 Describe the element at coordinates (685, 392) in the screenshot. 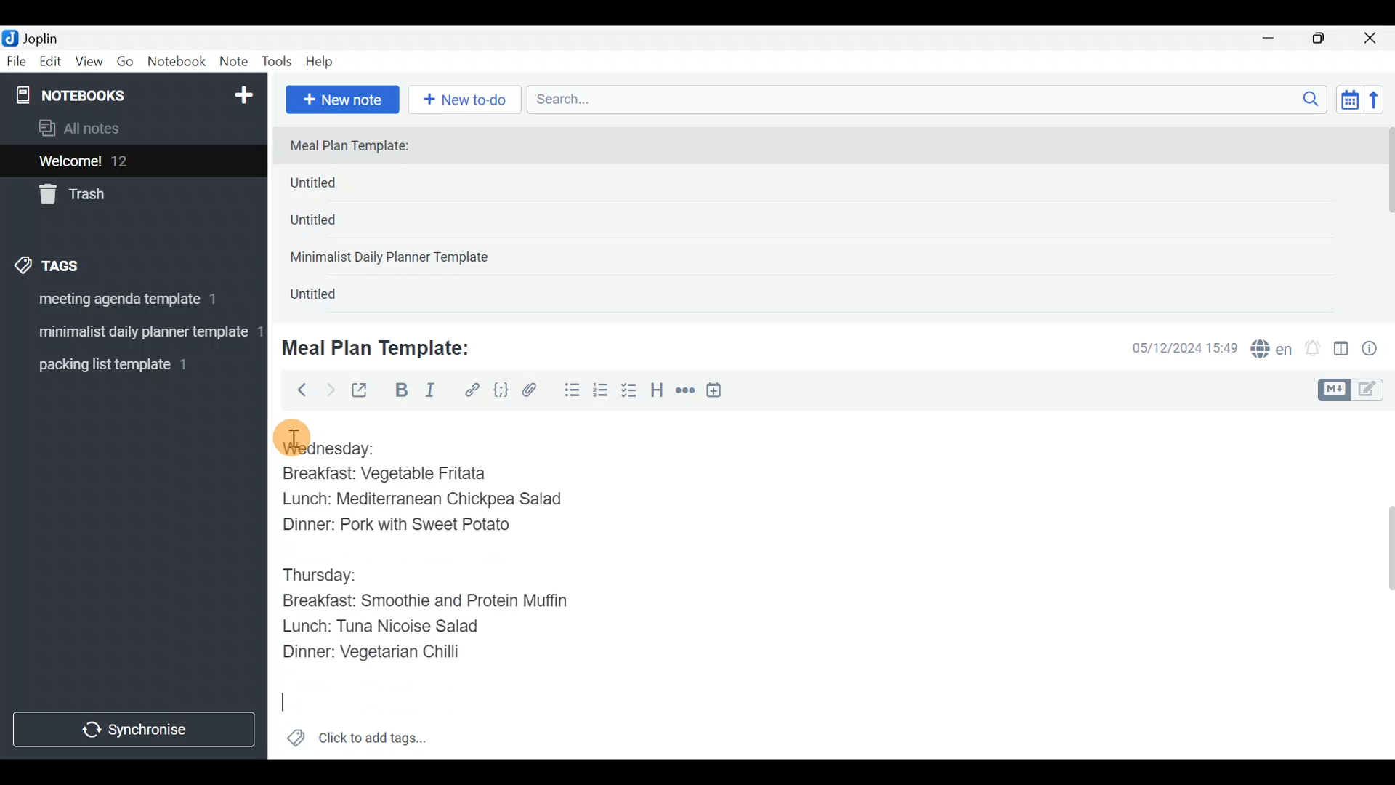

I see `Horizontal rule` at that location.